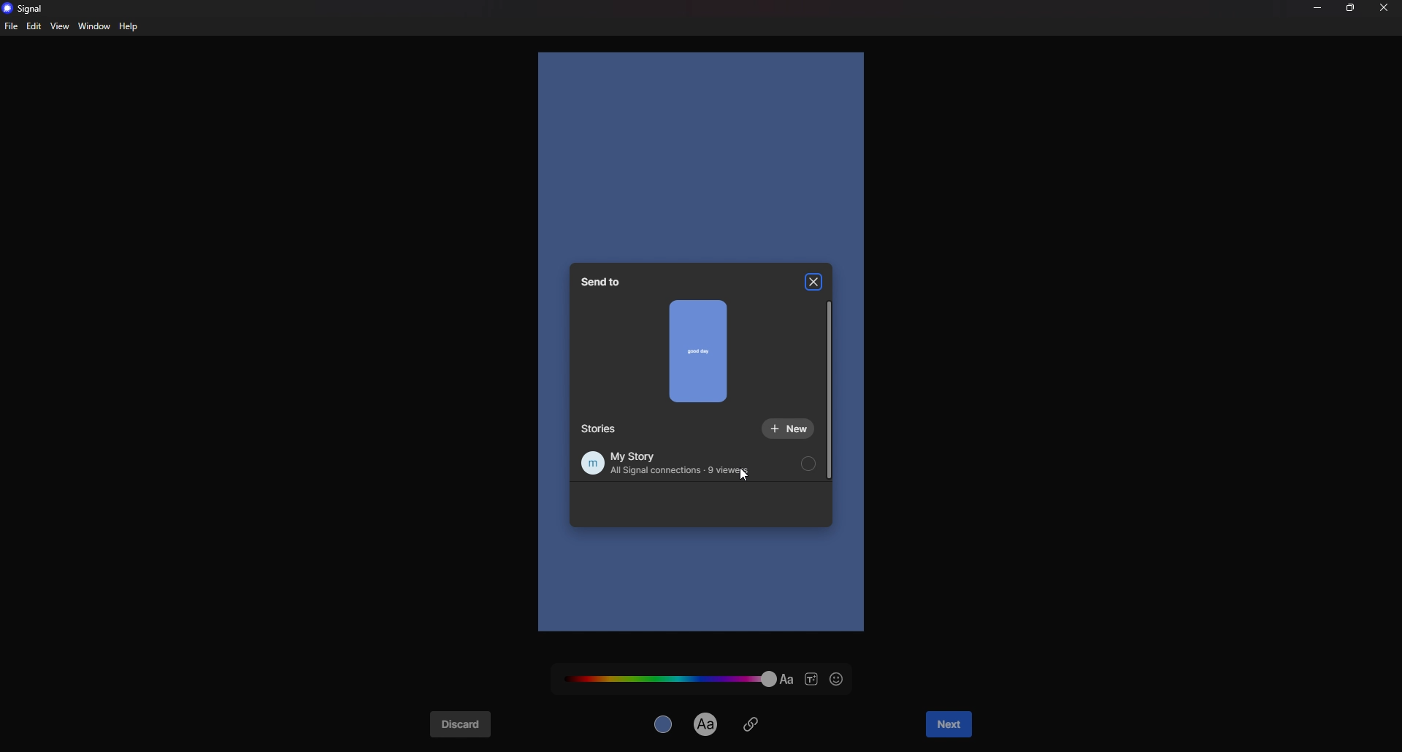 The image size is (1402, 752). What do you see at coordinates (813, 282) in the screenshot?
I see `close` at bounding box center [813, 282].